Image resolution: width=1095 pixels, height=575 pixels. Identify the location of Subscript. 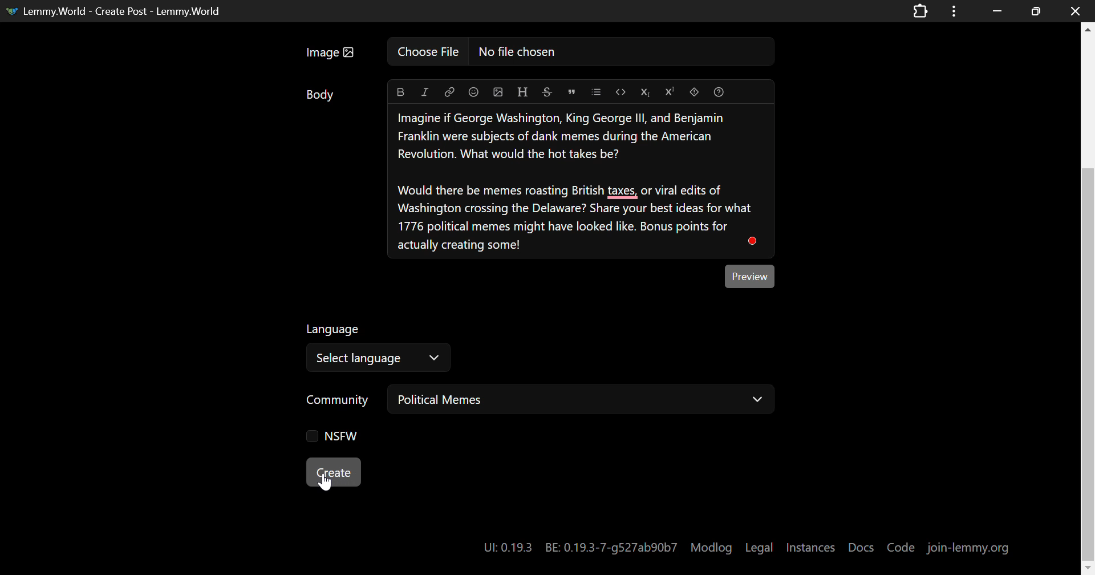
(644, 93).